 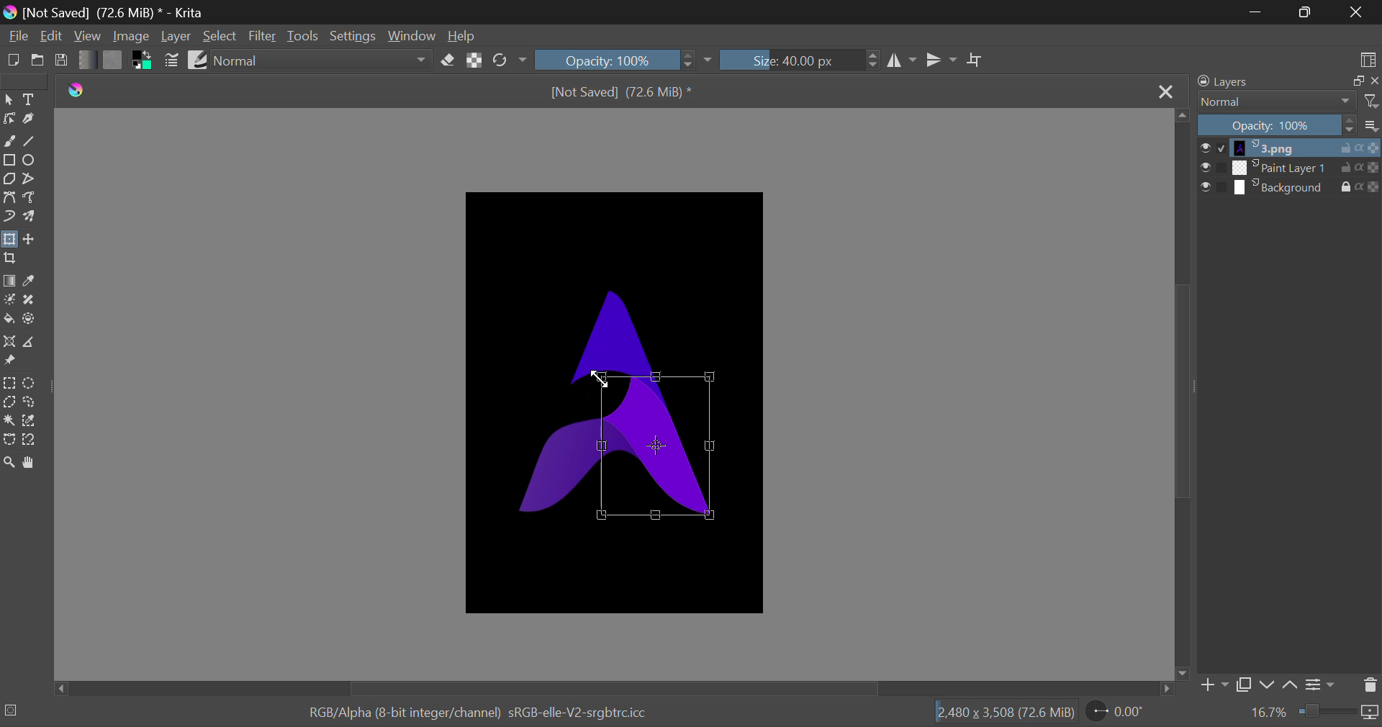 I want to click on layer 2, so click(x=1281, y=167).